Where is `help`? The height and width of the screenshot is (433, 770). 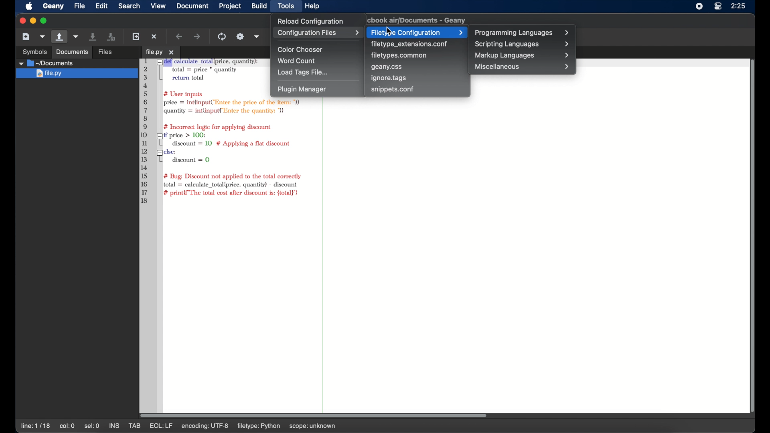 help is located at coordinates (312, 6).